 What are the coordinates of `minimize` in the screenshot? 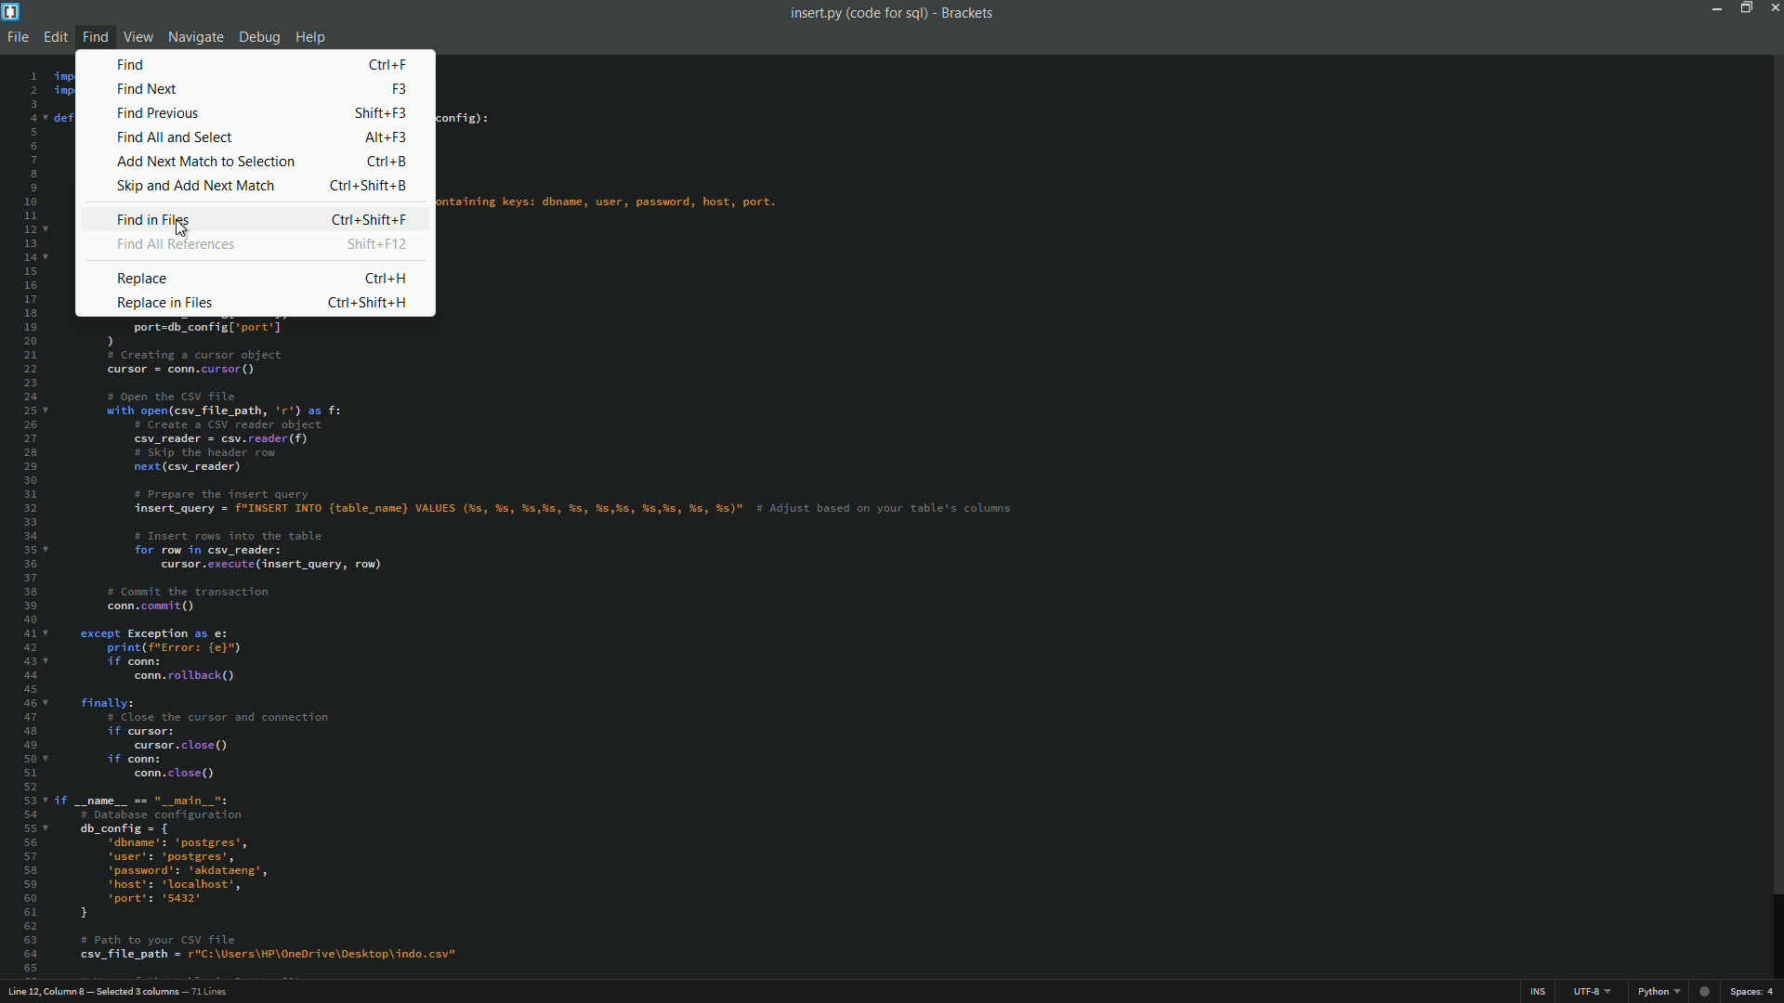 It's located at (1711, 7).